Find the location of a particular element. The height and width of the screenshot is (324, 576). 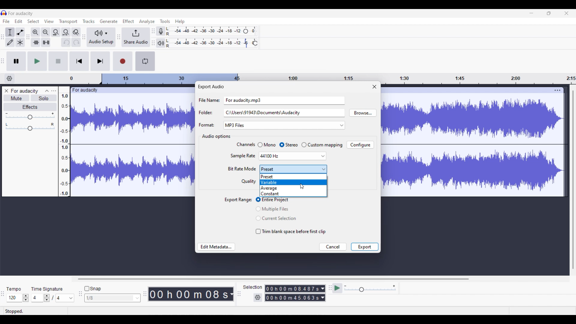

Minimize is located at coordinates (531, 13).